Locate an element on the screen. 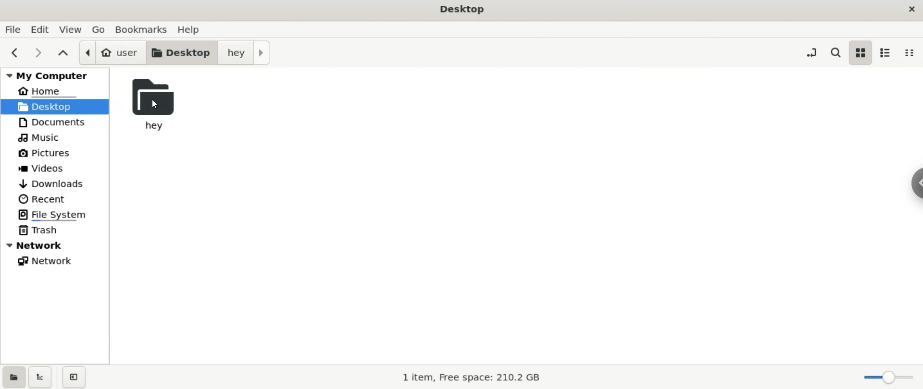 This screenshot has width=923, height=389. recent is located at coordinates (54, 199).